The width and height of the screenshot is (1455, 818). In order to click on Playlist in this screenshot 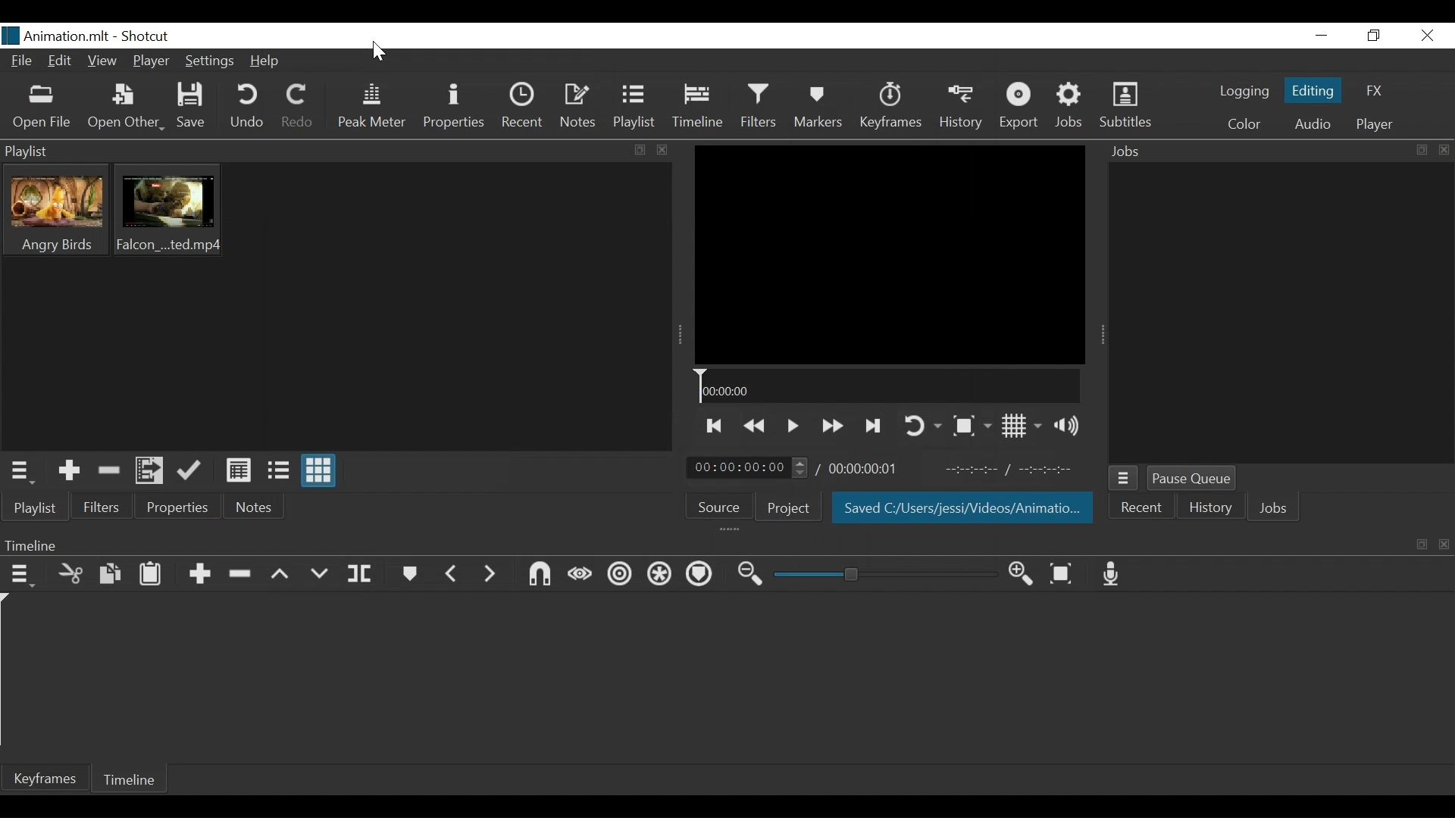, I will do `click(37, 510)`.